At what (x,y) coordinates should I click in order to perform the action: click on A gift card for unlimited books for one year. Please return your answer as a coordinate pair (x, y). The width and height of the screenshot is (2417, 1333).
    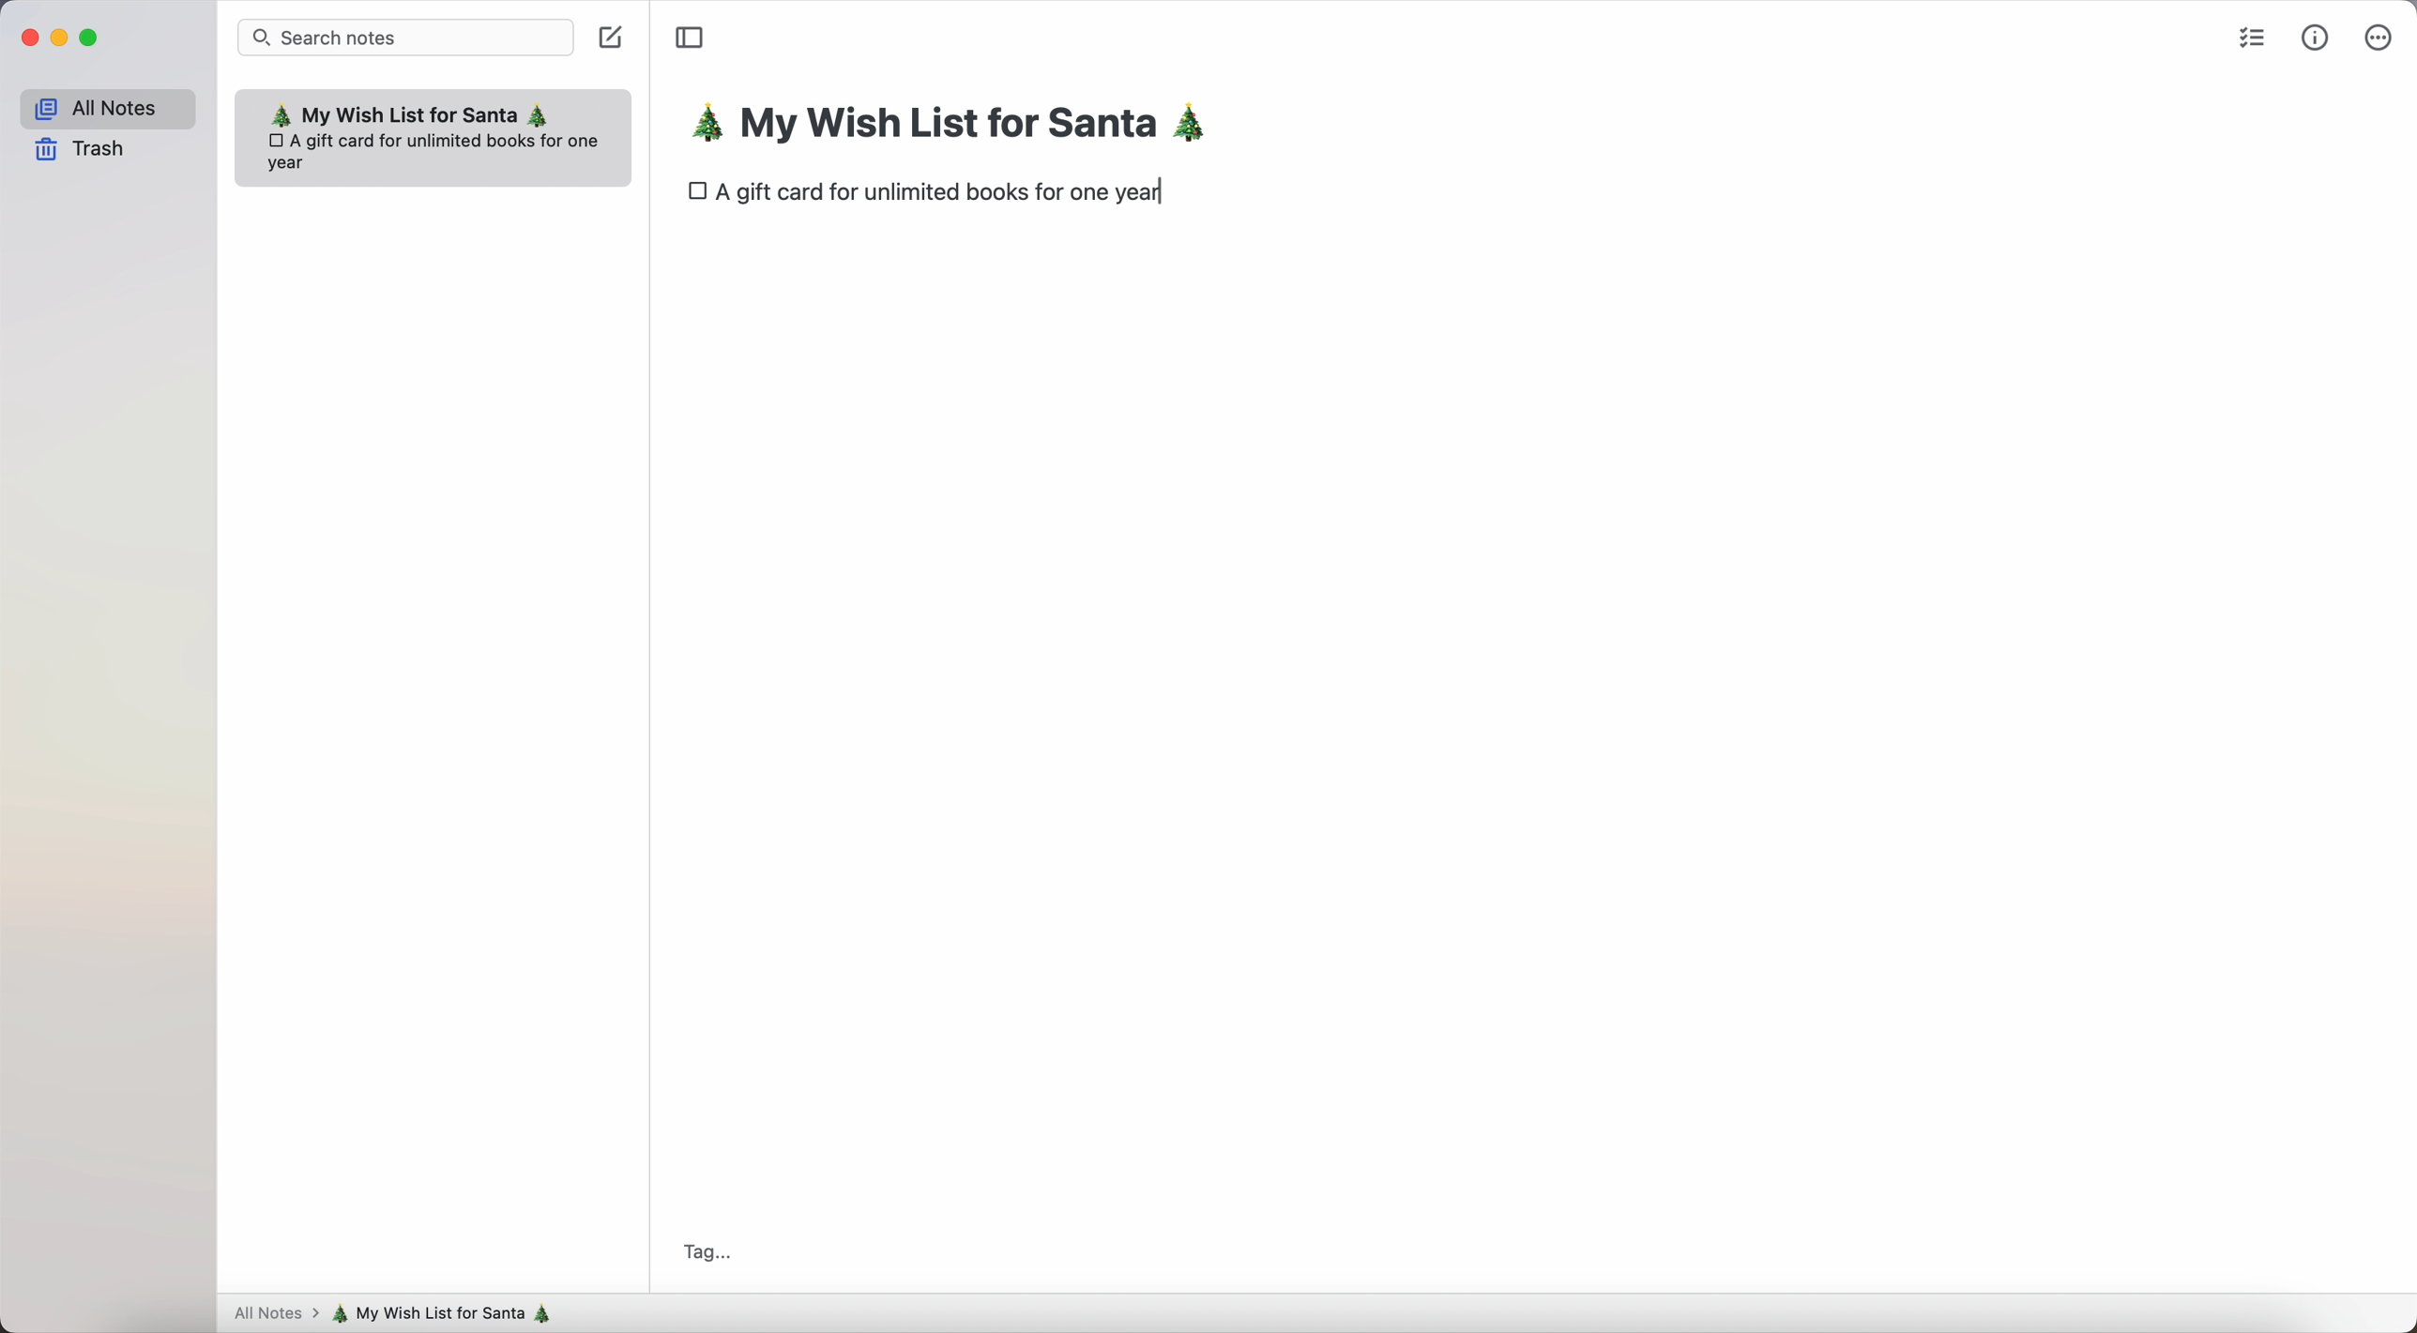
    Looking at the image, I should click on (948, 196).